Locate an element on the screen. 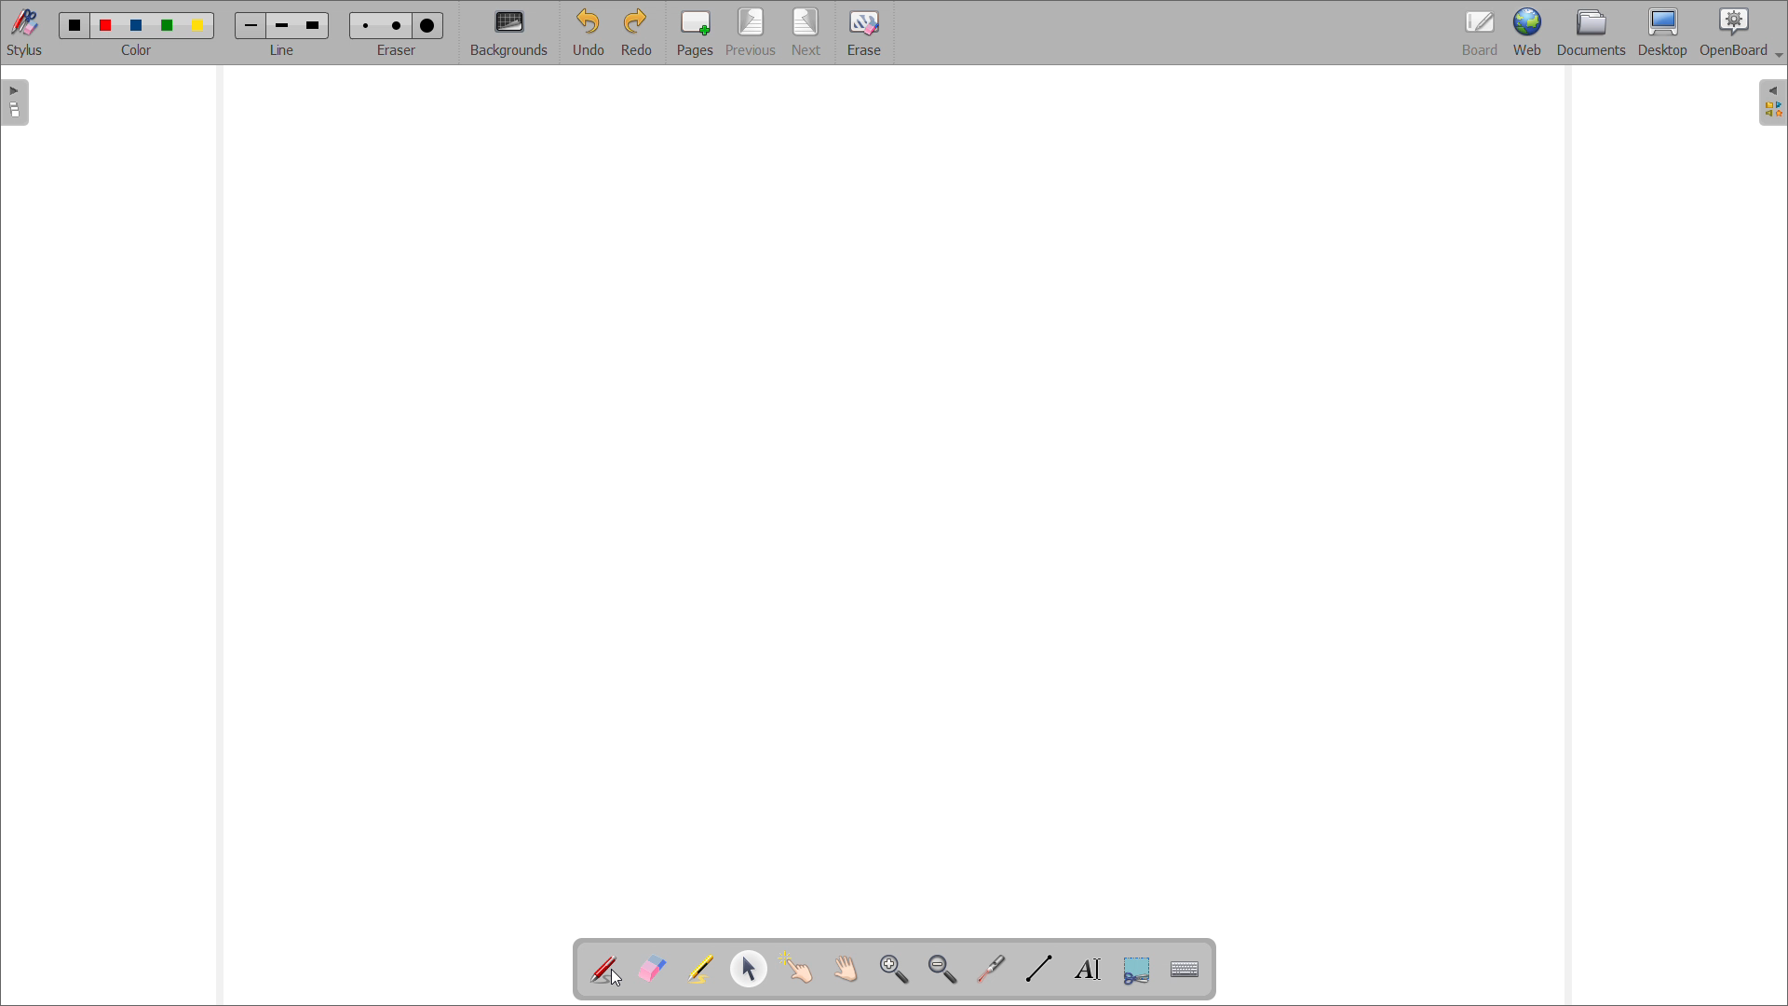  select and modify objects is located at coordinates (750, 969).